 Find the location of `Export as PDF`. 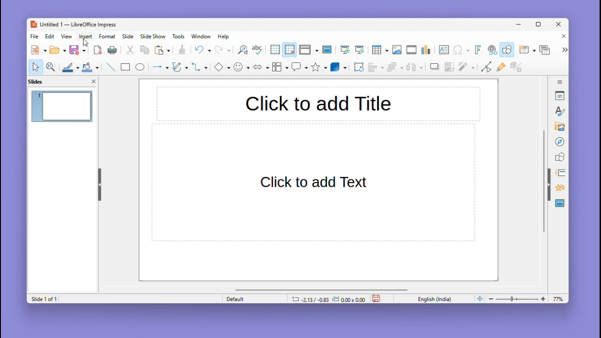

Export as PDF is located at coordinates (98, 51).